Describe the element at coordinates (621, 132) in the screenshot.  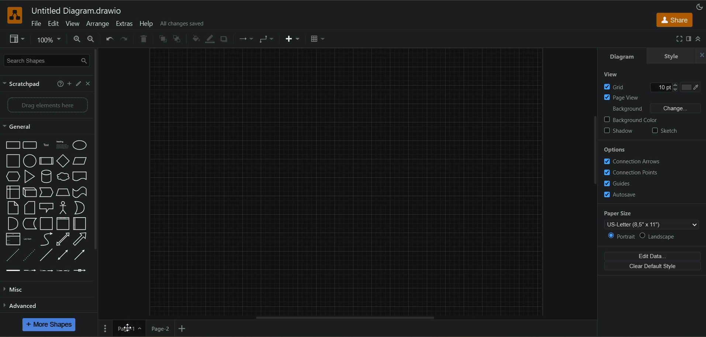
I see `shadow` at that location.